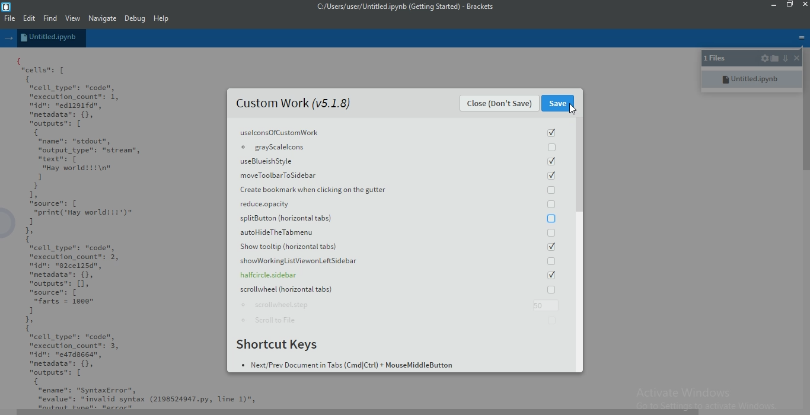 This screenshot has height=415, width=810. What do you see at coordinates (401, 234) in the screenshot?
I see `autohideTheTabmenu` at bounding box center [401, 234].